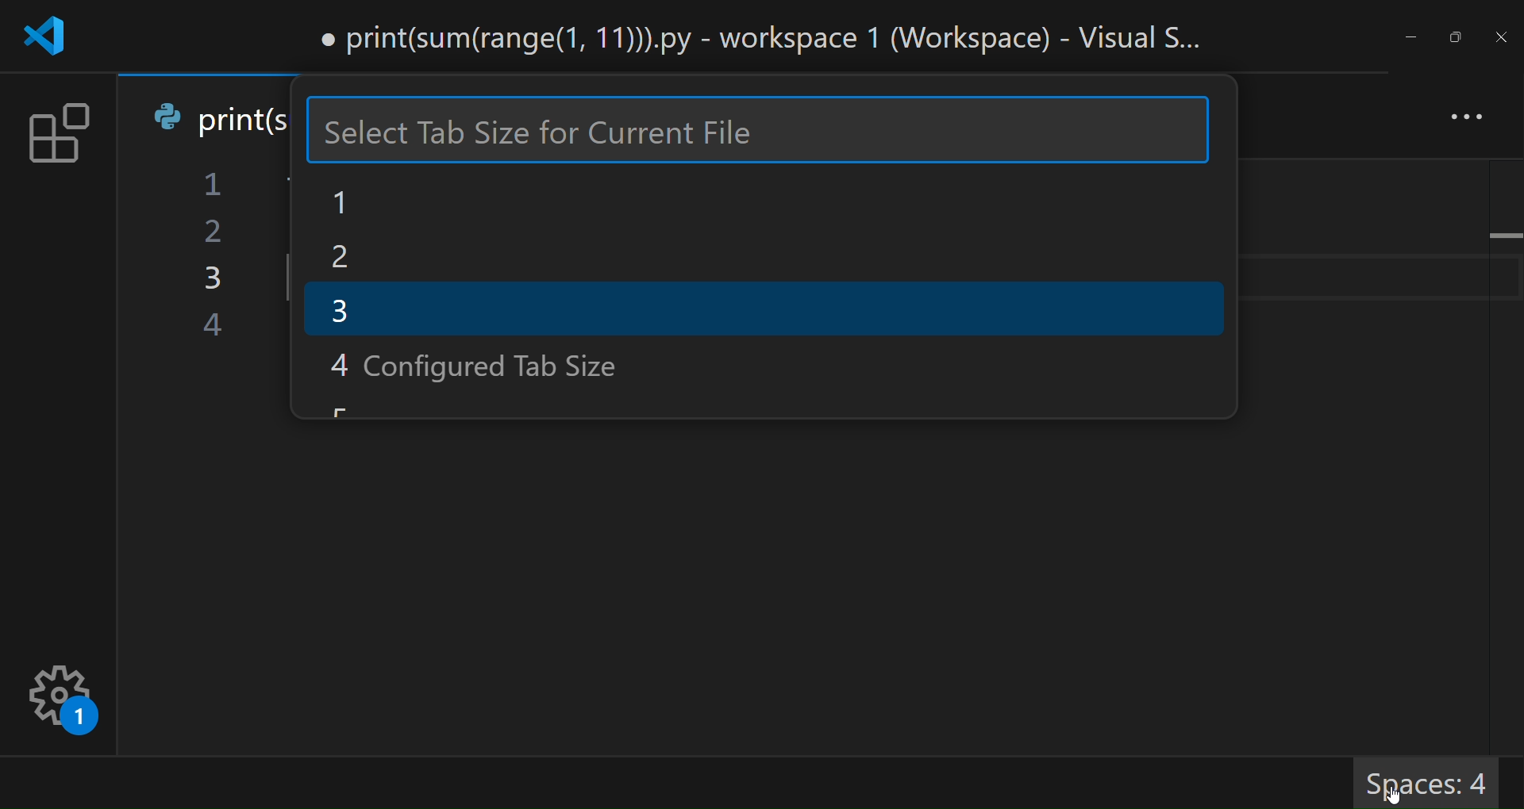 The width and height of the screenshot is (1524, 809). Describe the element at coordinates (760, 132) in the screenshot. I see `type size here` at that location.